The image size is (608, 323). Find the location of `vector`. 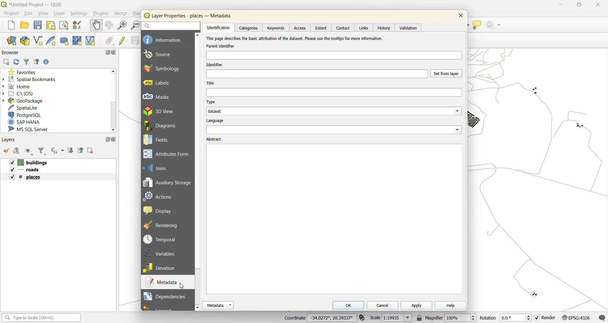

vector is located at coordinates (123, 13).